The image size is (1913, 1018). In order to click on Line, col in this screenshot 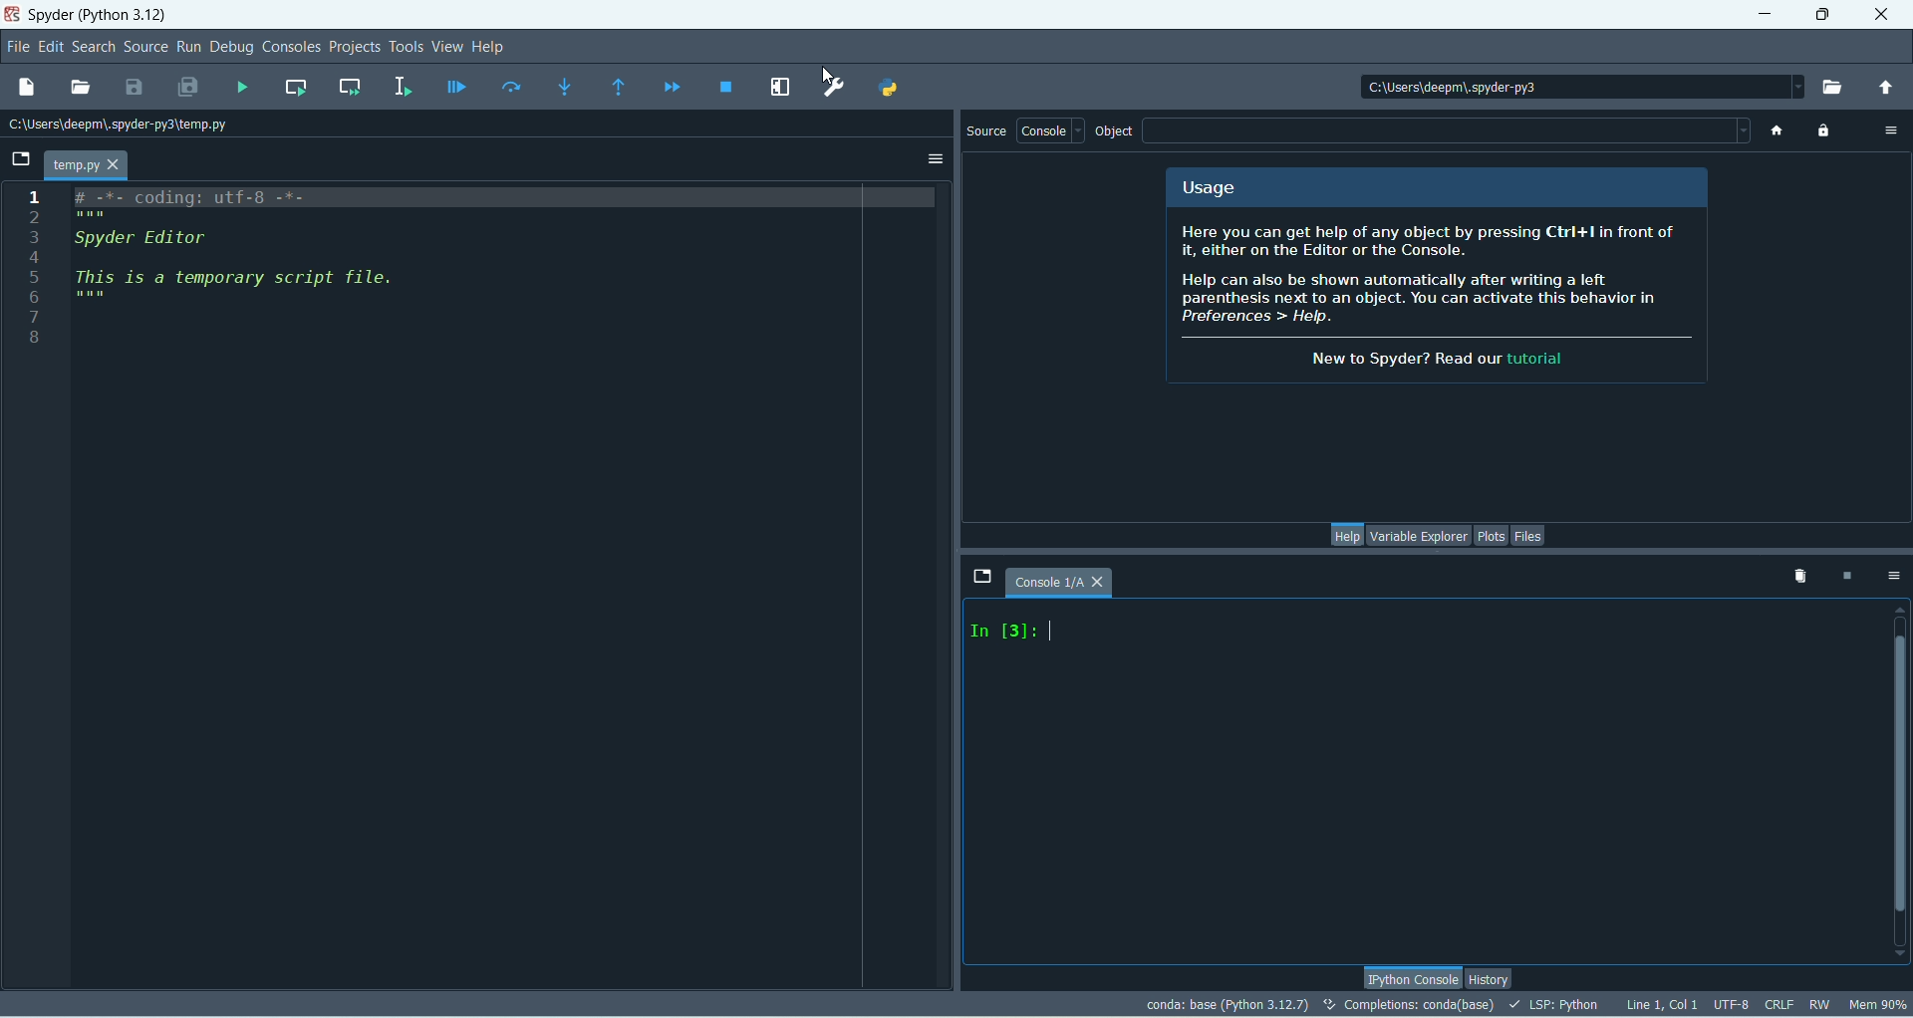, I will do `click(1661, 1002)`.